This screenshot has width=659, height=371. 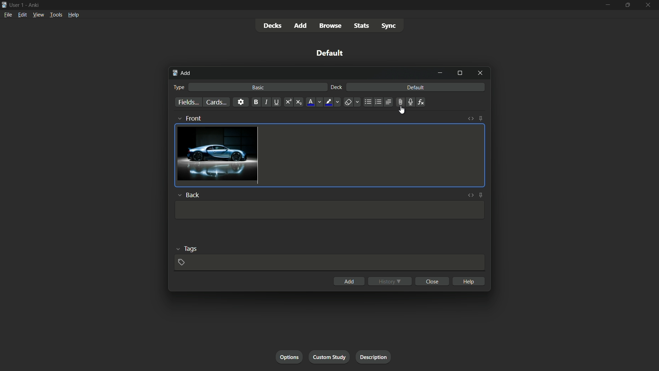 What do you see at coordinates (389, 102) in the screenshot?
I see `alignment` at bounding box center [389, 102].